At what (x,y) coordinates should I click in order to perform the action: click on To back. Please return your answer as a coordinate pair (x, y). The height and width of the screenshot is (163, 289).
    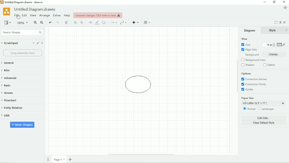
    Looking at the image, I should click on (82, 22).